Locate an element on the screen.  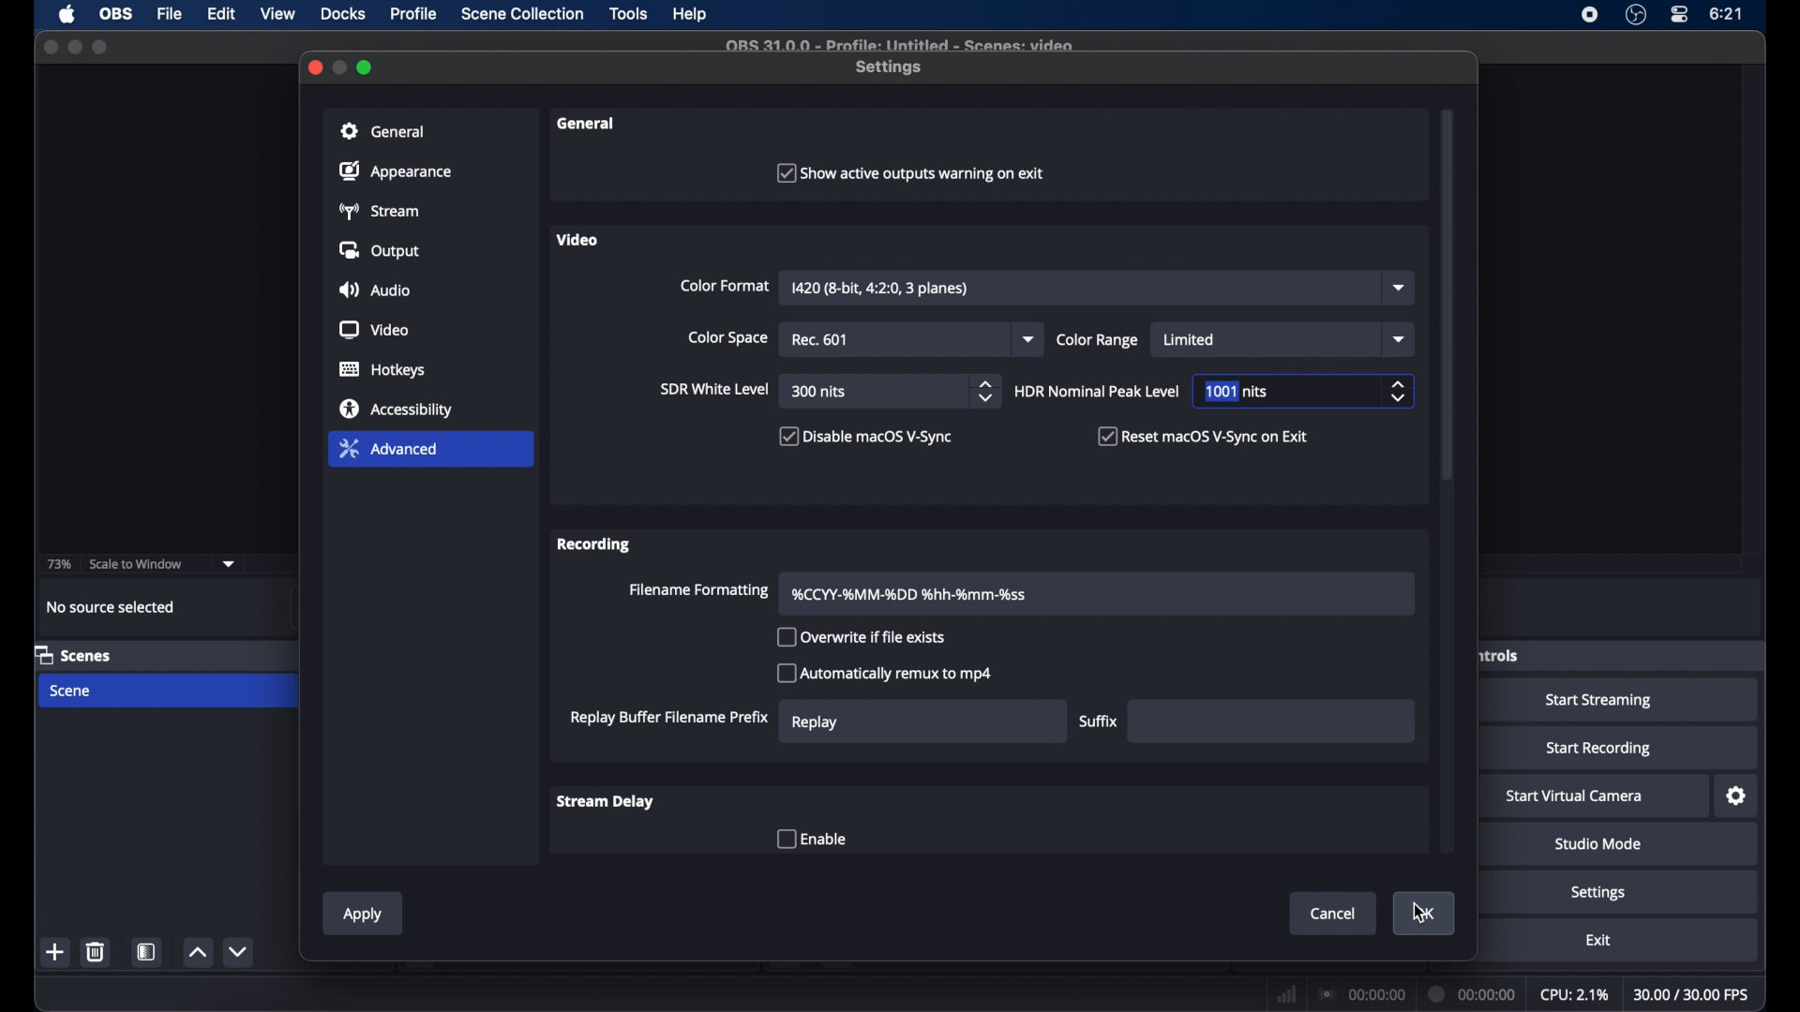
close is located at coordinates (315, 67).